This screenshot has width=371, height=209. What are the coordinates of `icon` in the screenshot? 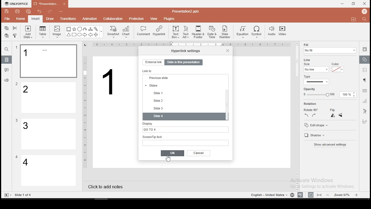 It's located at (17, 4).